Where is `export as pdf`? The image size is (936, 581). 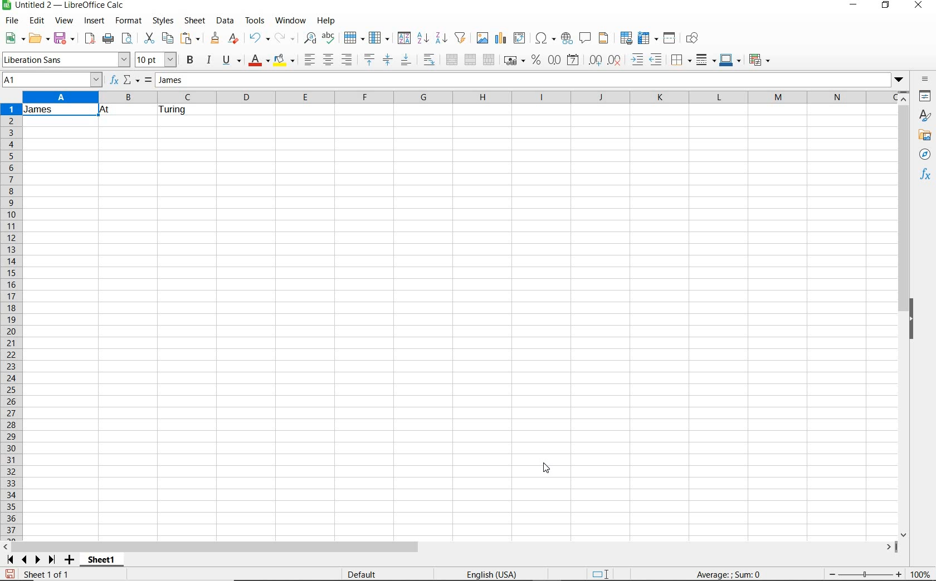
export as pdf is located at coordinates (89, 38).